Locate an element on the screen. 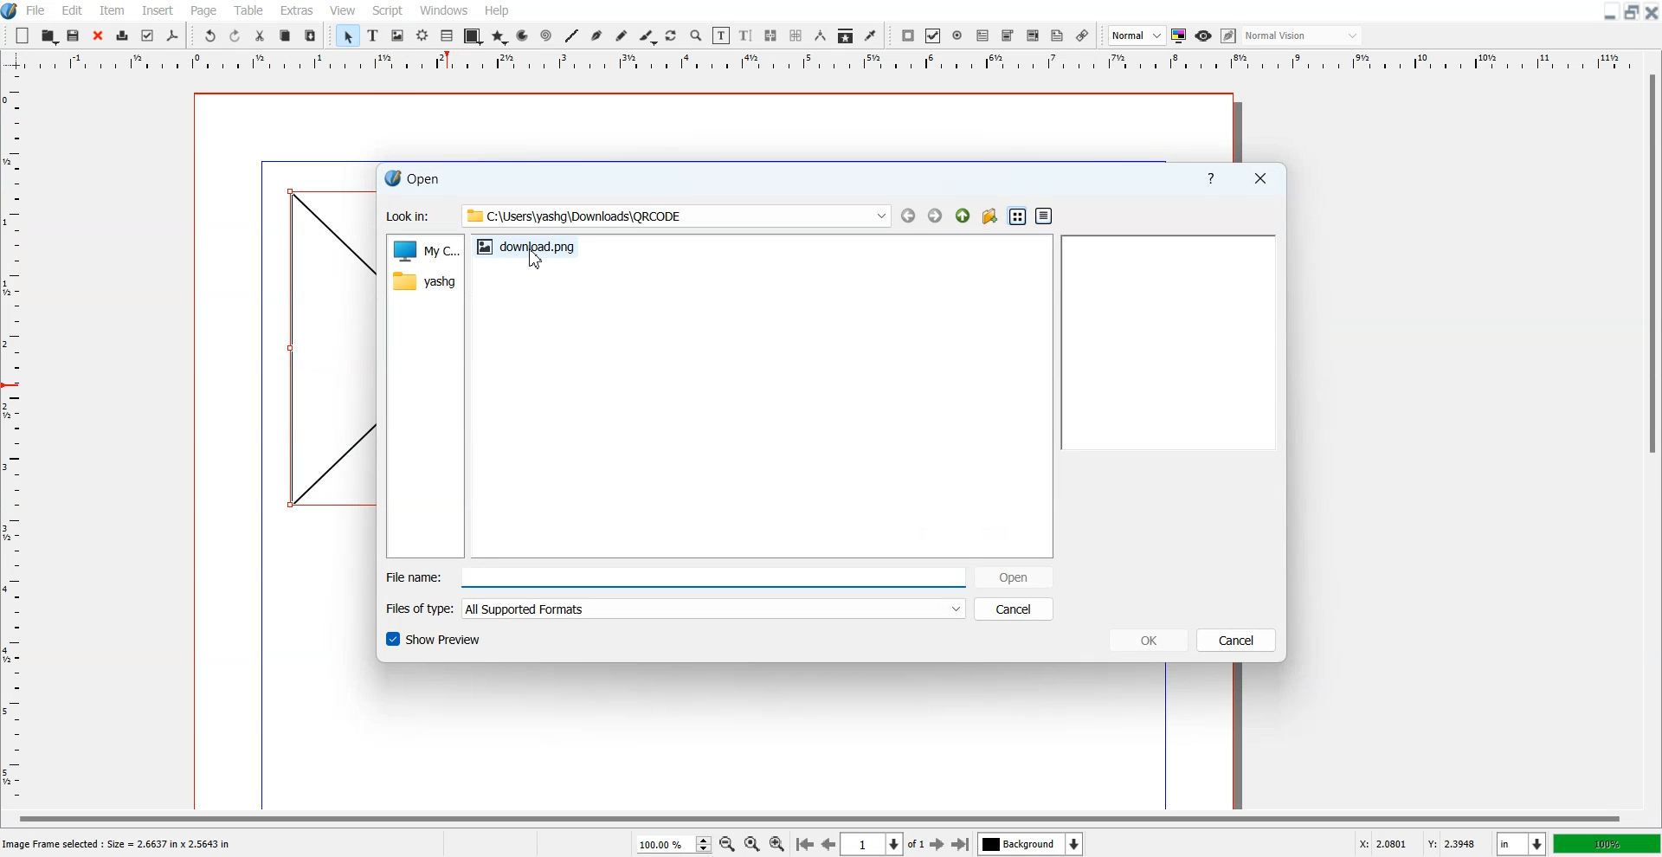 This screenshot has height=857, width=1662. Paste is located at coordinates (311, 35).